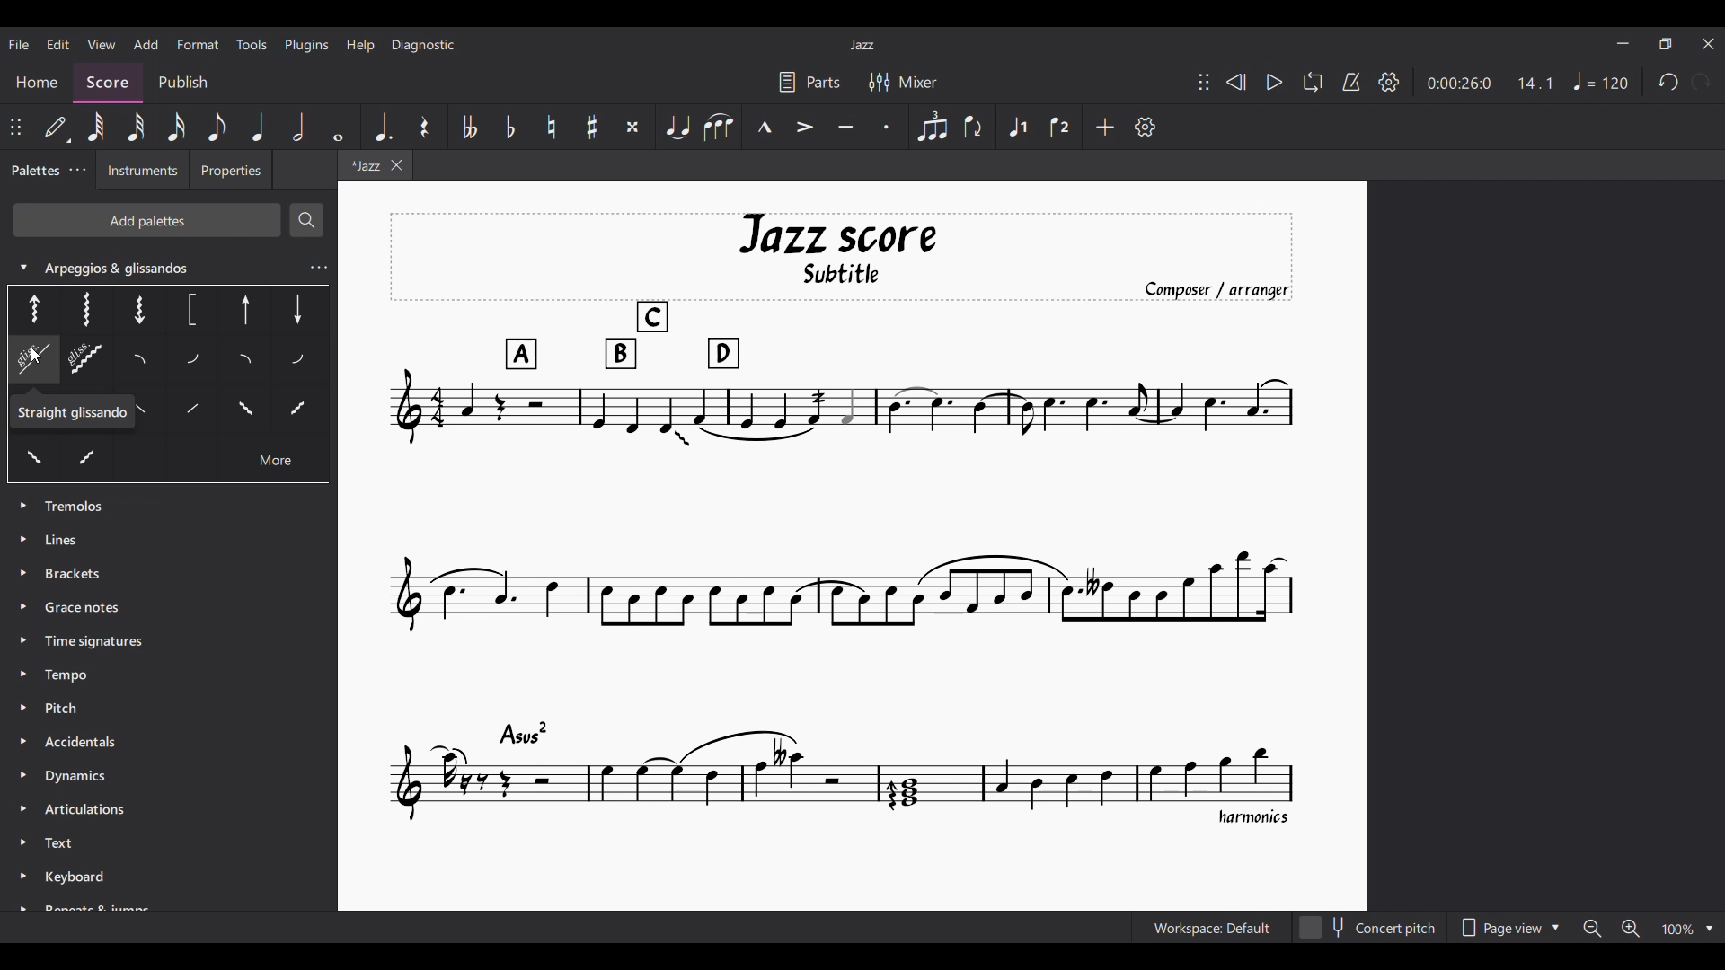 Image resolution: width=1725 pixels, height=970 pixels. What do you see at coordinates (861, 45) in the screenshot?
I see `Title of current score` at bounding box center [861, 45].